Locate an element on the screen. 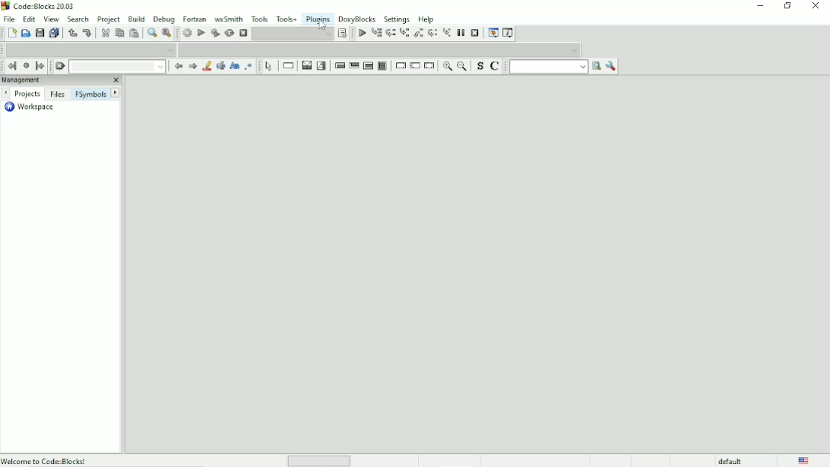 This screenshot has height=467, width=830. View is located at coordinates (51, 19).